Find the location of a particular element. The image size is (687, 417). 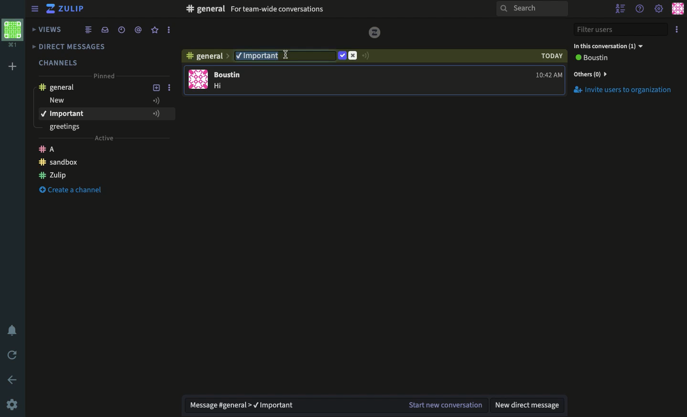

today is located at coordinates (552, 56).